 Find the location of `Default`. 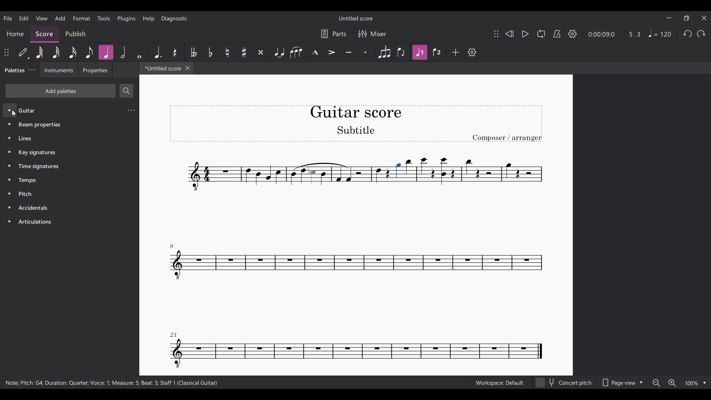

Default is located at coordinates (24, 53).